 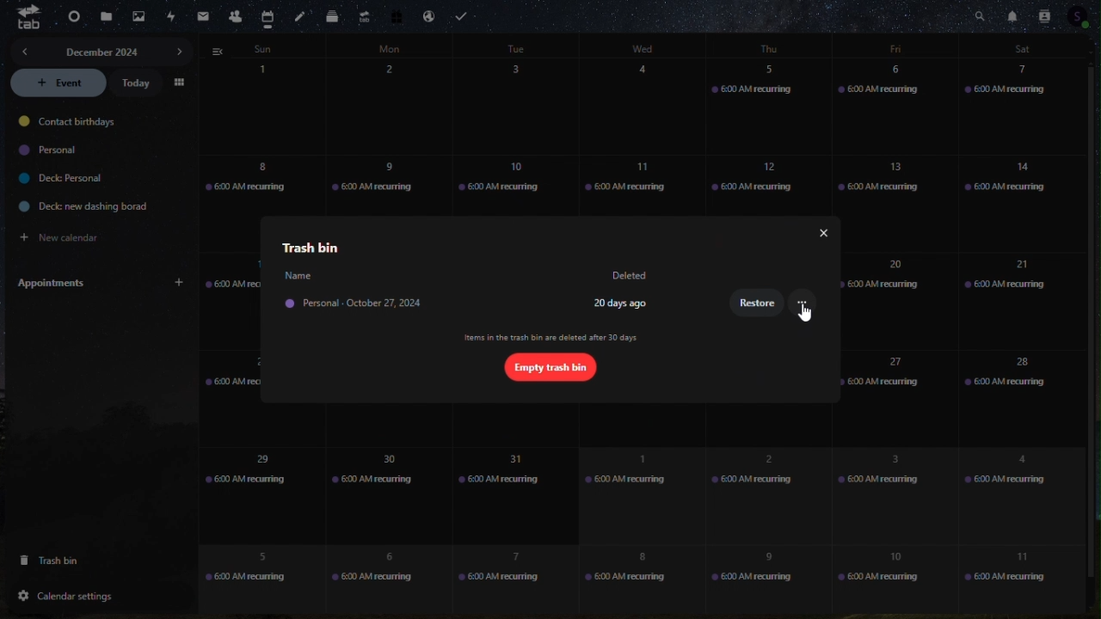 I want to click on 15, so click(x=230, y=300).